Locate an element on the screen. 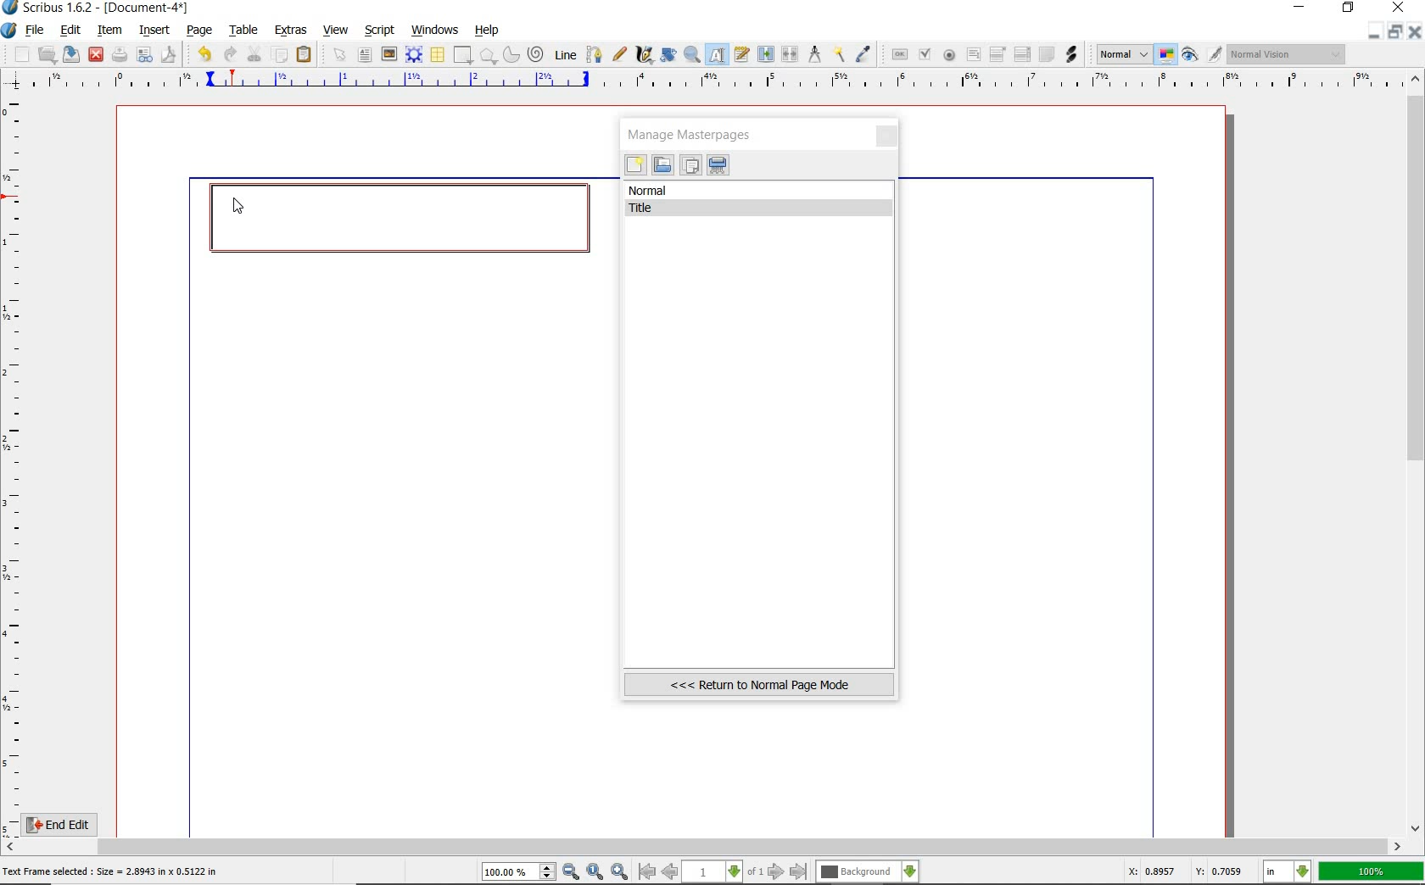 The image size is (1425, 885). close is located at coordinates (96, 53).